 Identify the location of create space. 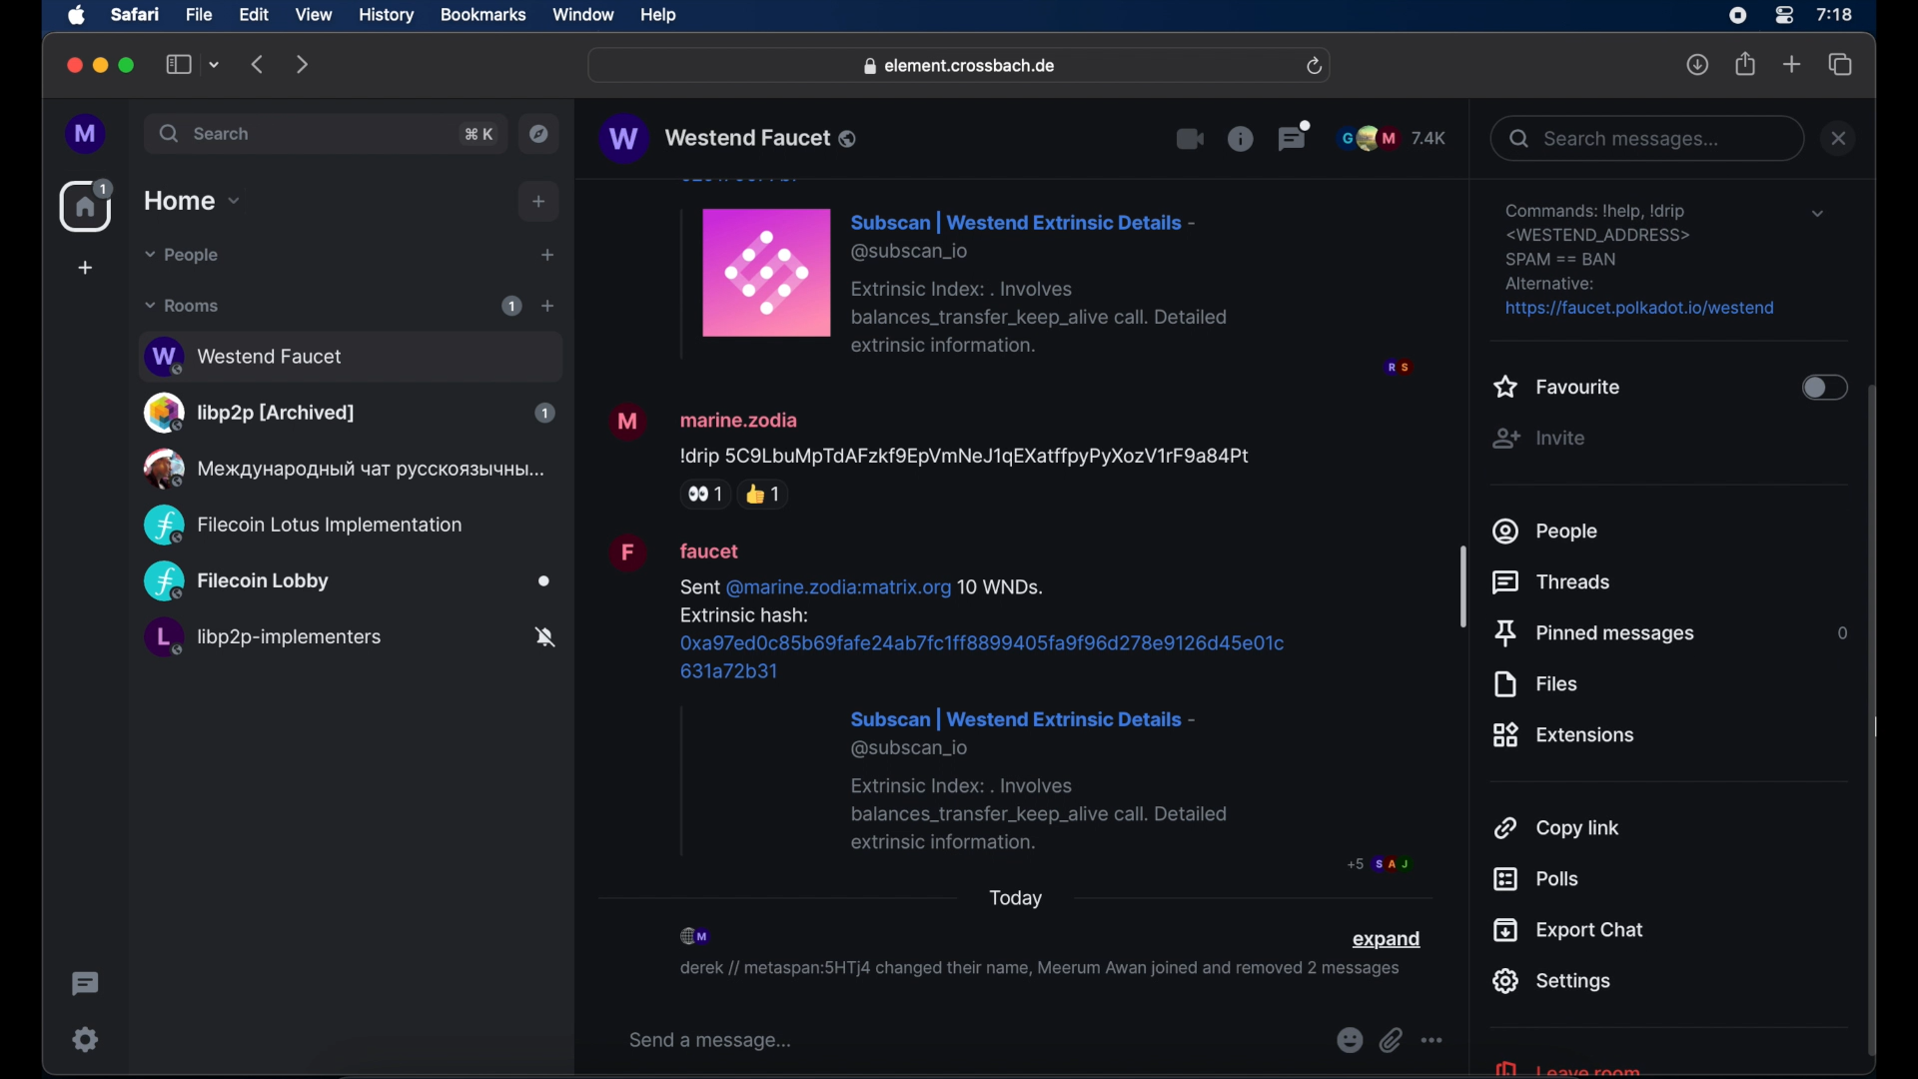
(85, 268).